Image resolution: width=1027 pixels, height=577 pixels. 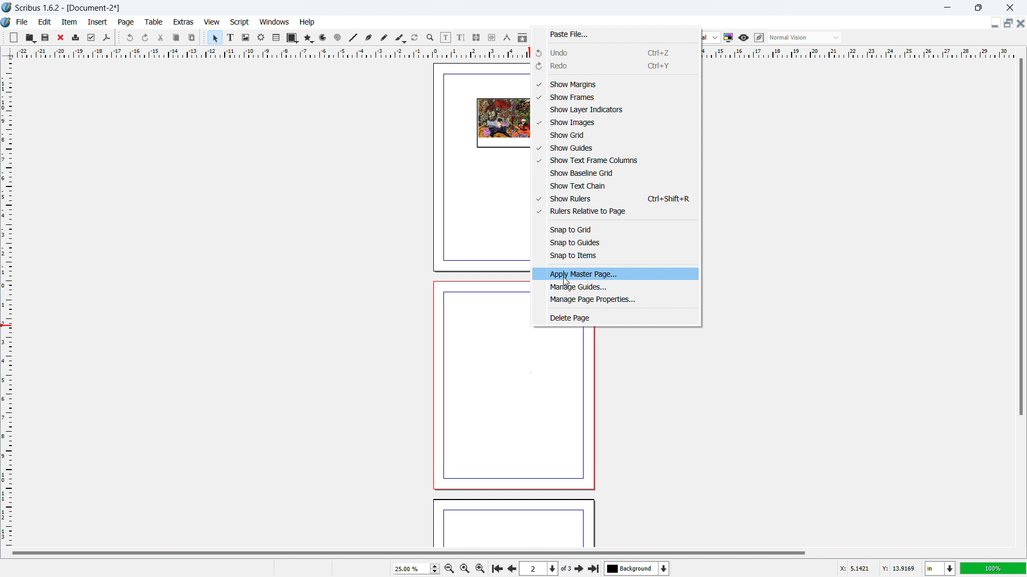 What do you see at coordinates (231, 37) in the screenshot?
I see `text frame` at bounding box center [231, 37].